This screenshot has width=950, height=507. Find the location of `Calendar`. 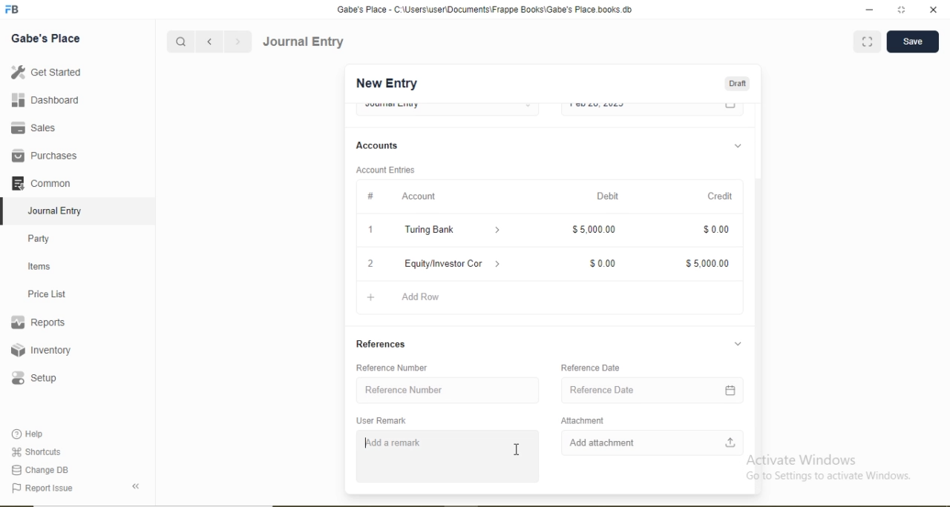

Calendar is located at coordinates (731, 391).